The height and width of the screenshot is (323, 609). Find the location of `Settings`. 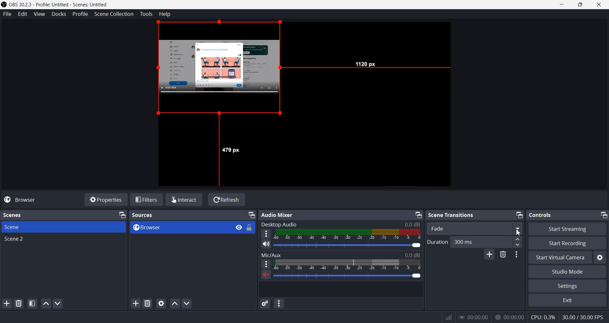

Settings is located at coordinates (567, 286).